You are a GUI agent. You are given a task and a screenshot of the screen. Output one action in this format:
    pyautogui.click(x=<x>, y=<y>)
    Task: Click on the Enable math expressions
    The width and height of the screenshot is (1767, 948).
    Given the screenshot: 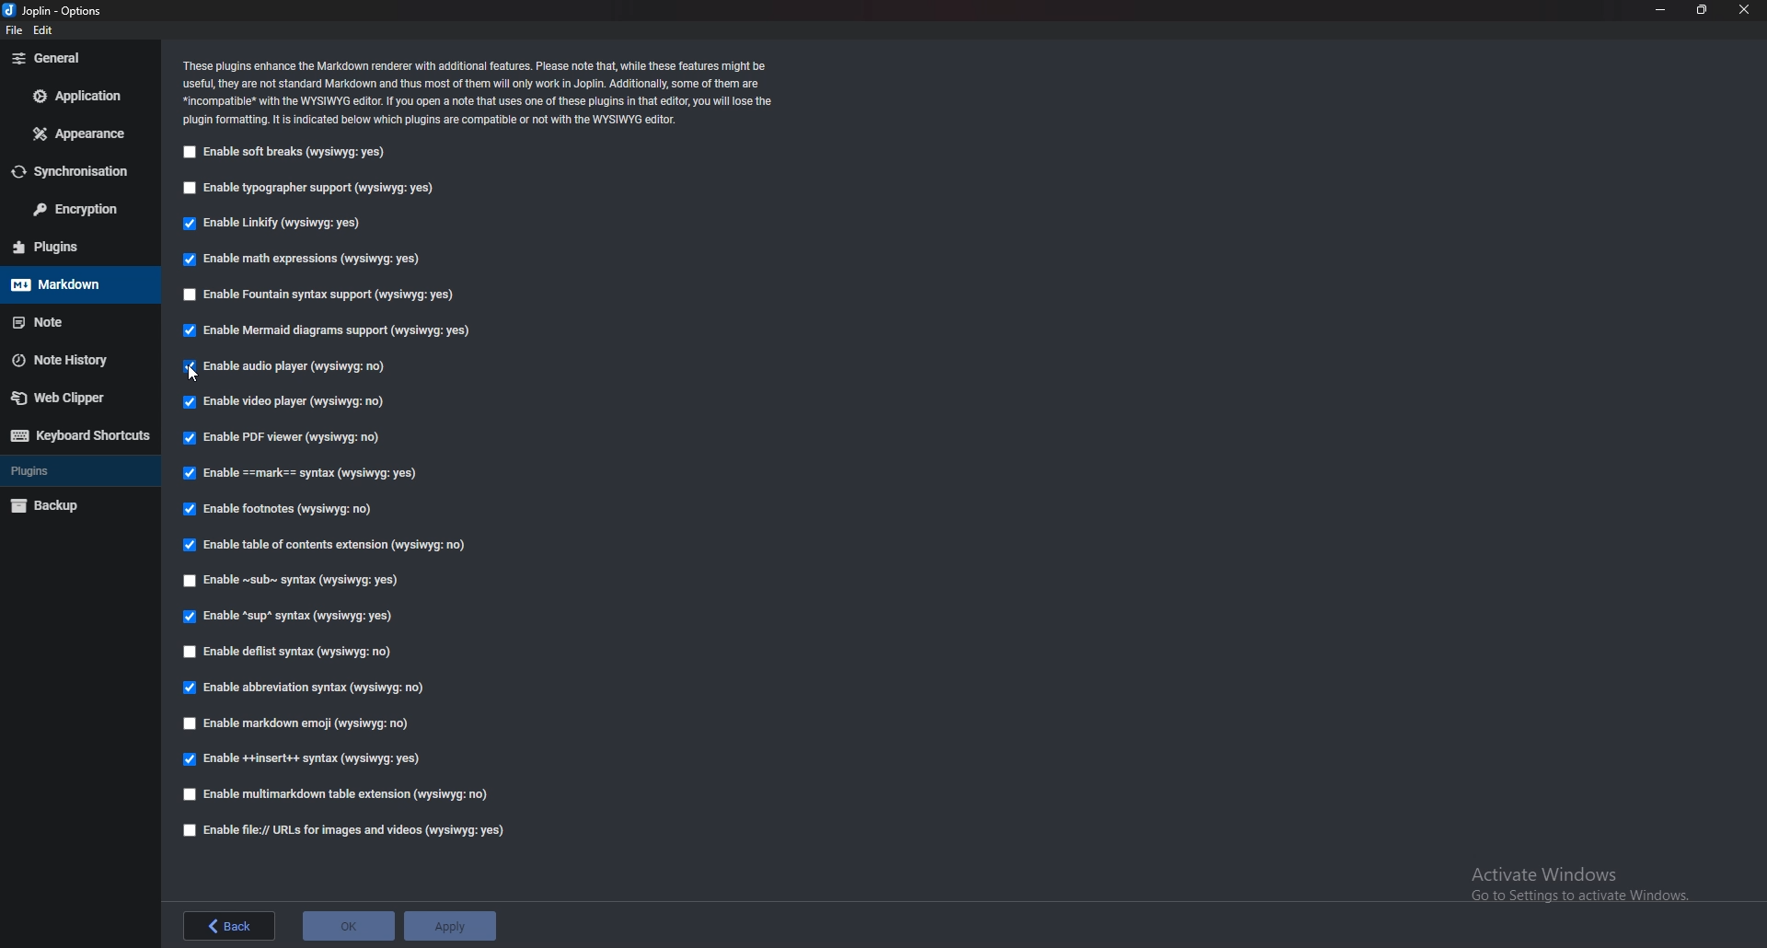 What is the action you would take?
    pyautogui.click(x=309, y=259)
    